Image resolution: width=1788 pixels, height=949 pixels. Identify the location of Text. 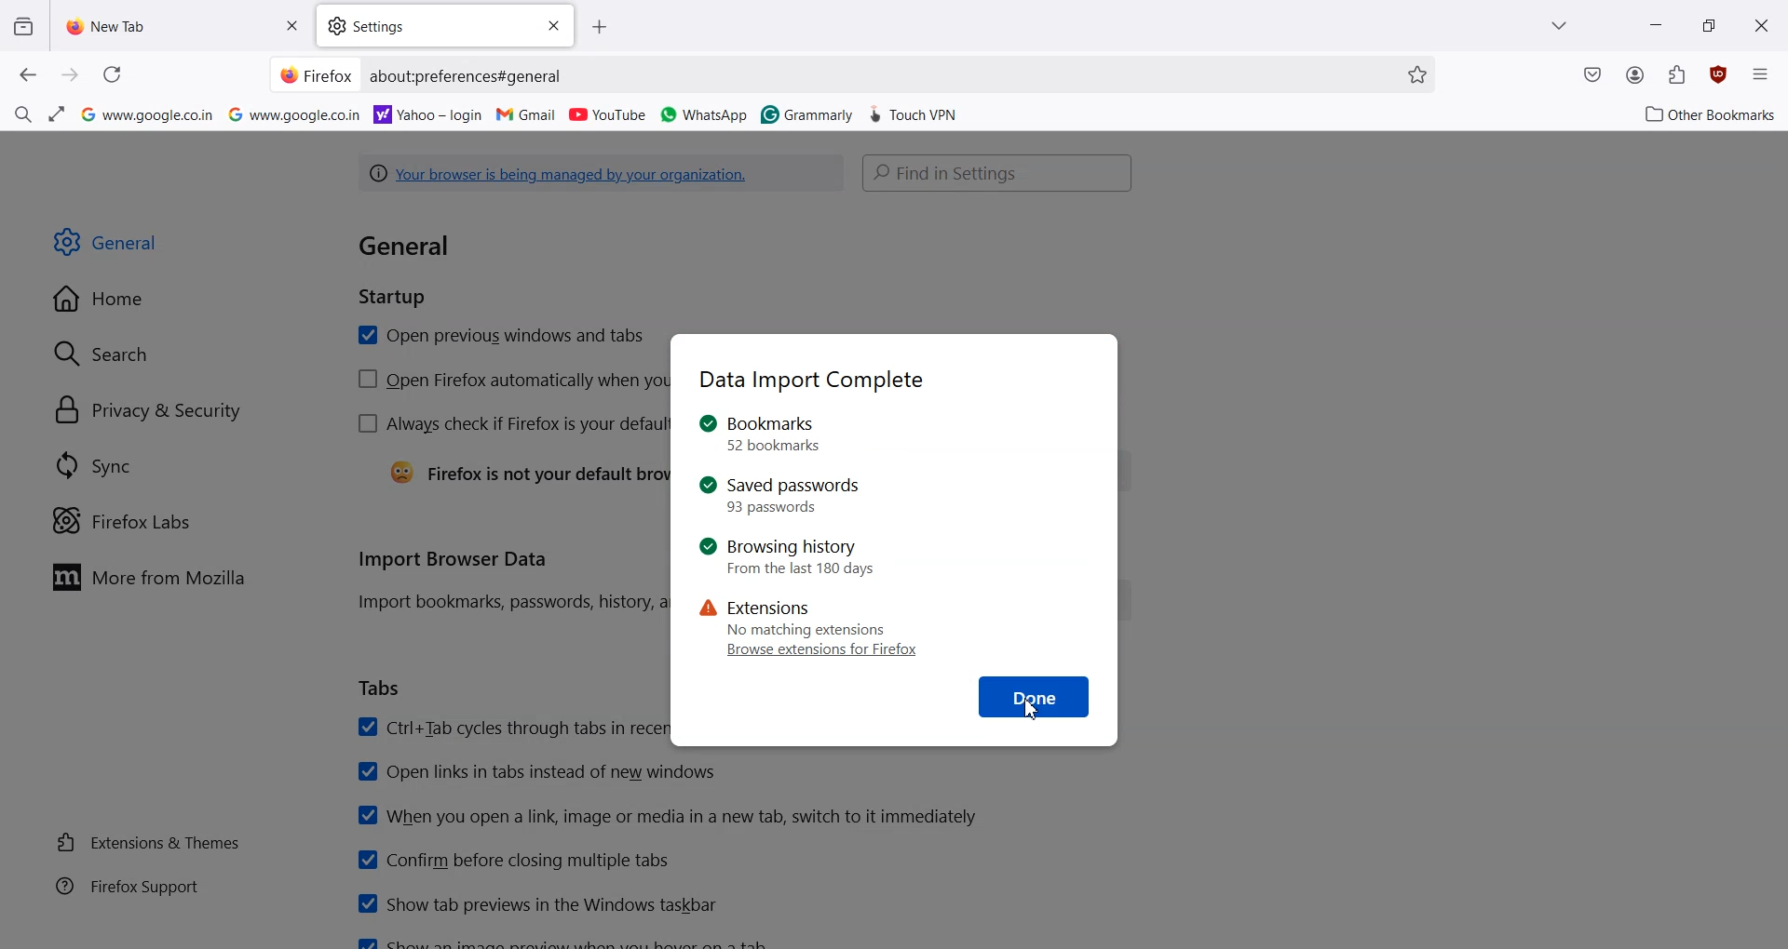
(424, 268).